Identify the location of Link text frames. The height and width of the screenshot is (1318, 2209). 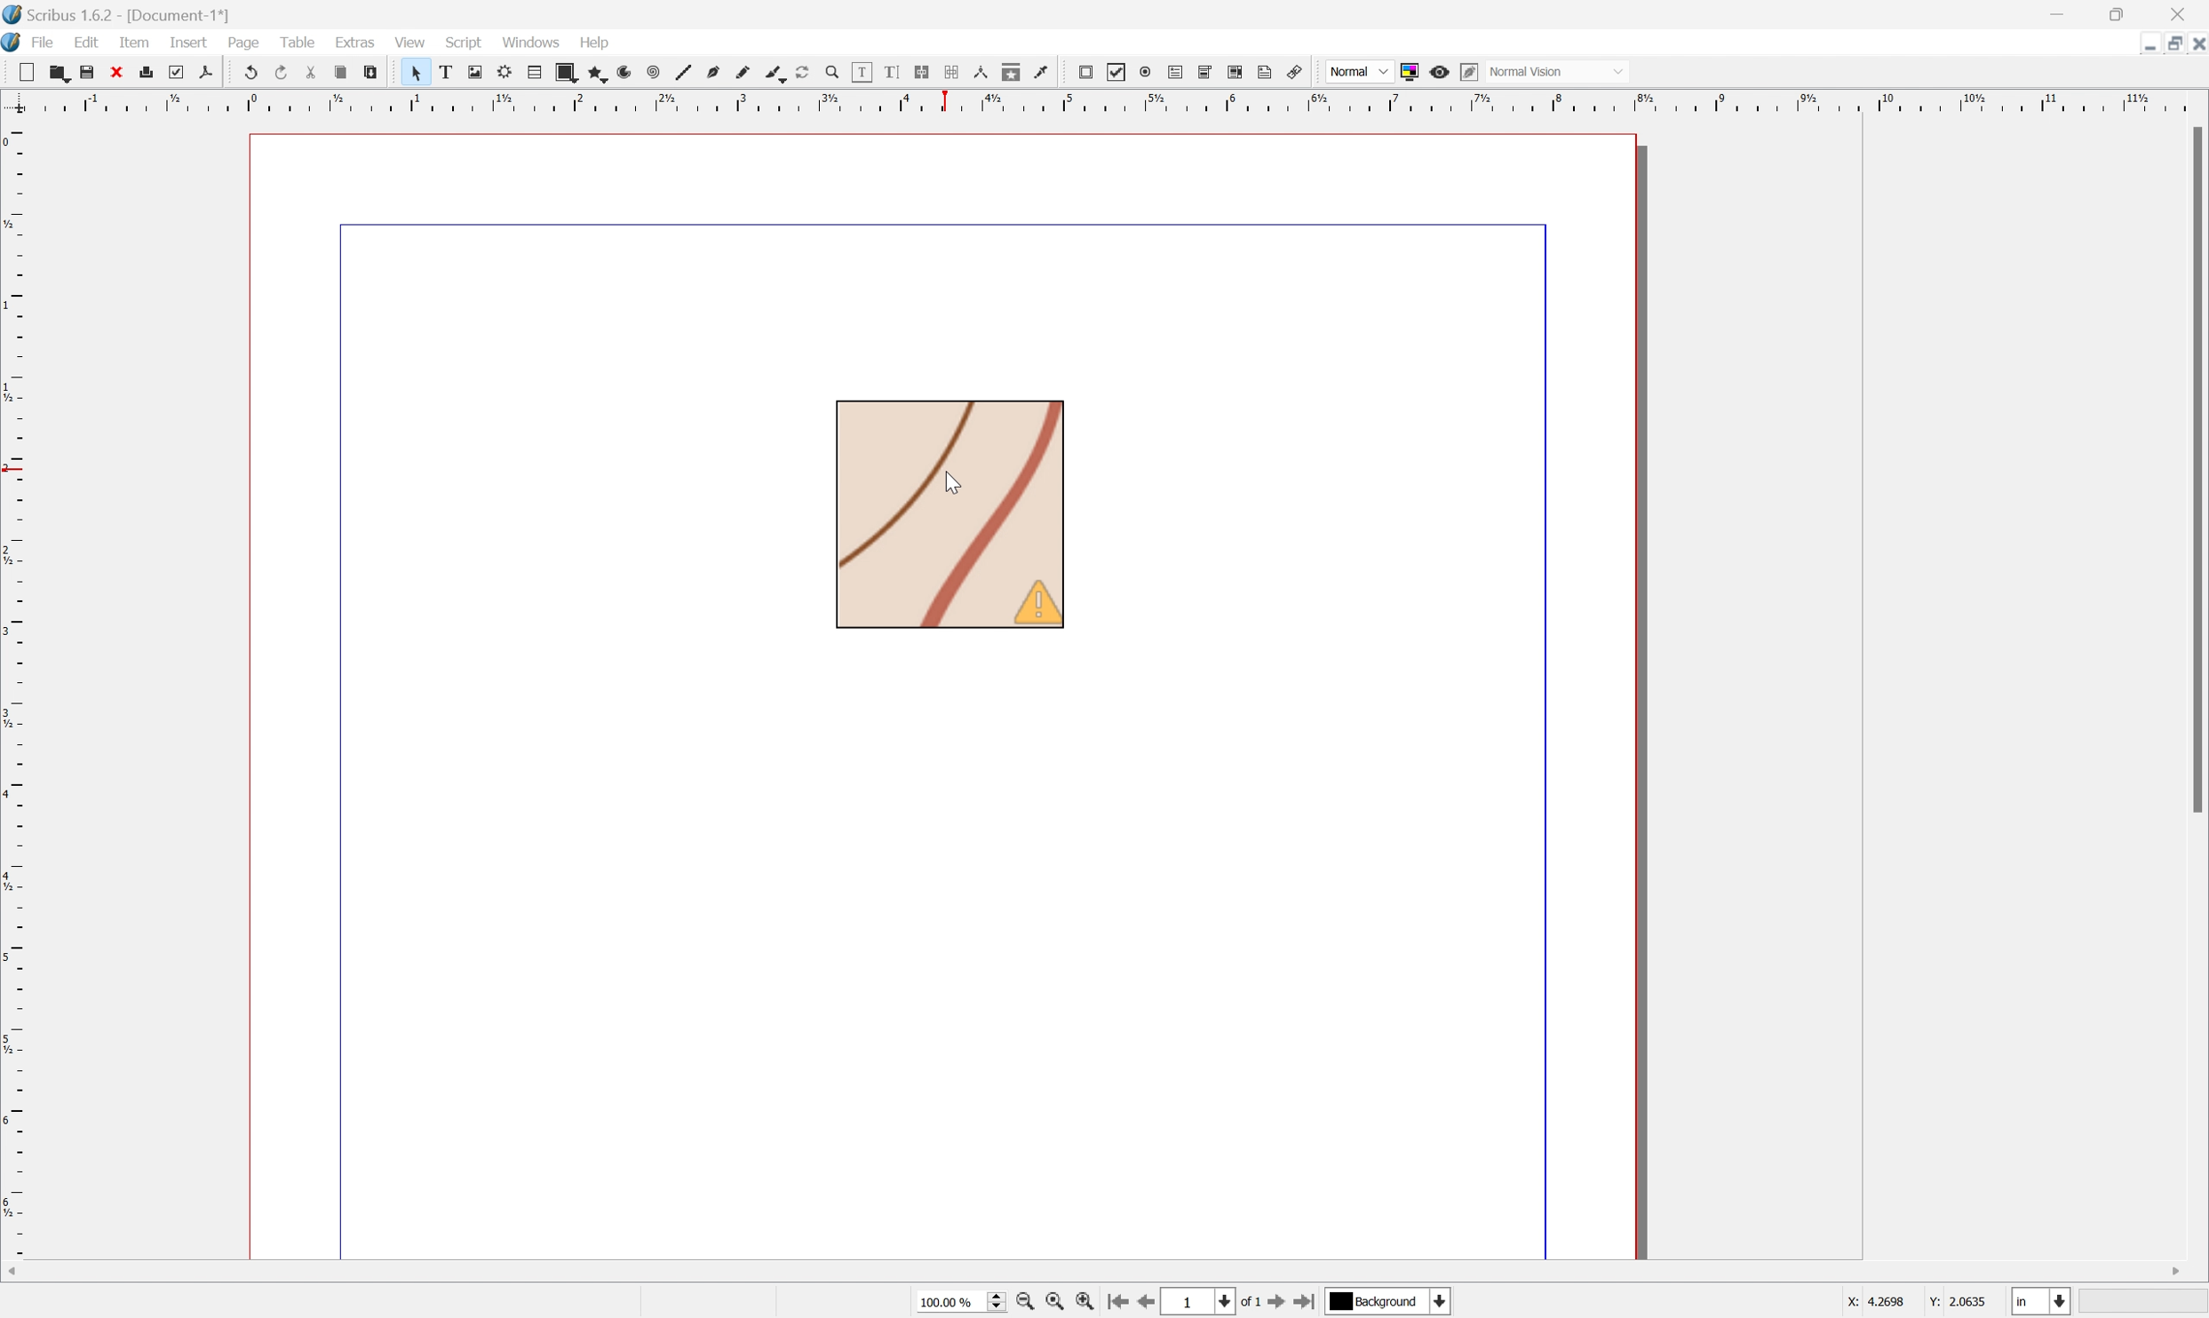
(927, 73).